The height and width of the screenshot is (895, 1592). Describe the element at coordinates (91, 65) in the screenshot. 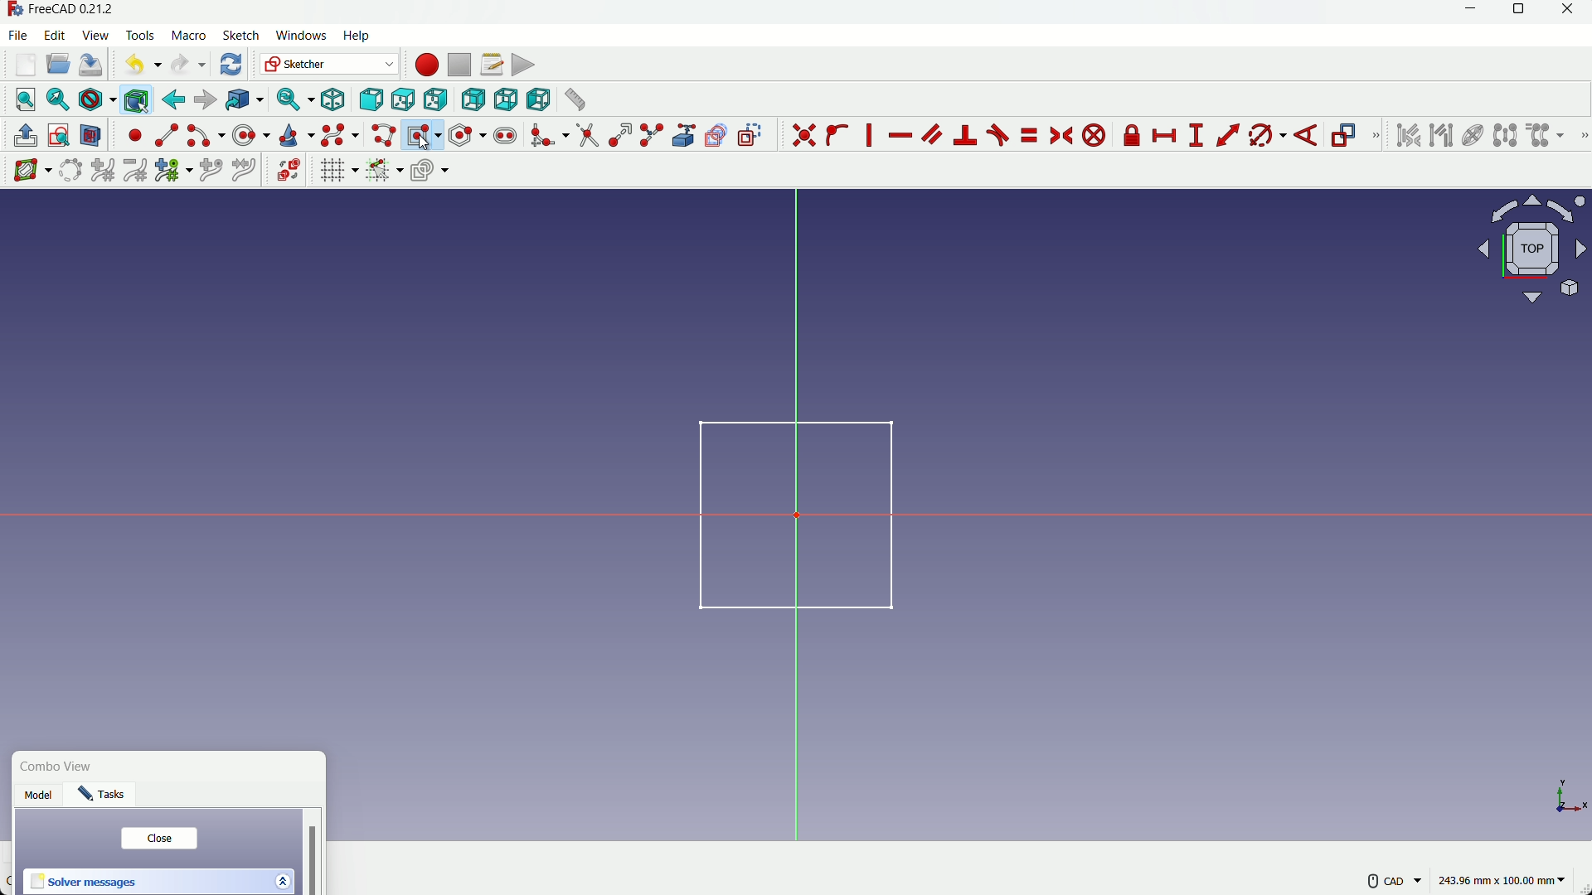

I see `save file` at that location.